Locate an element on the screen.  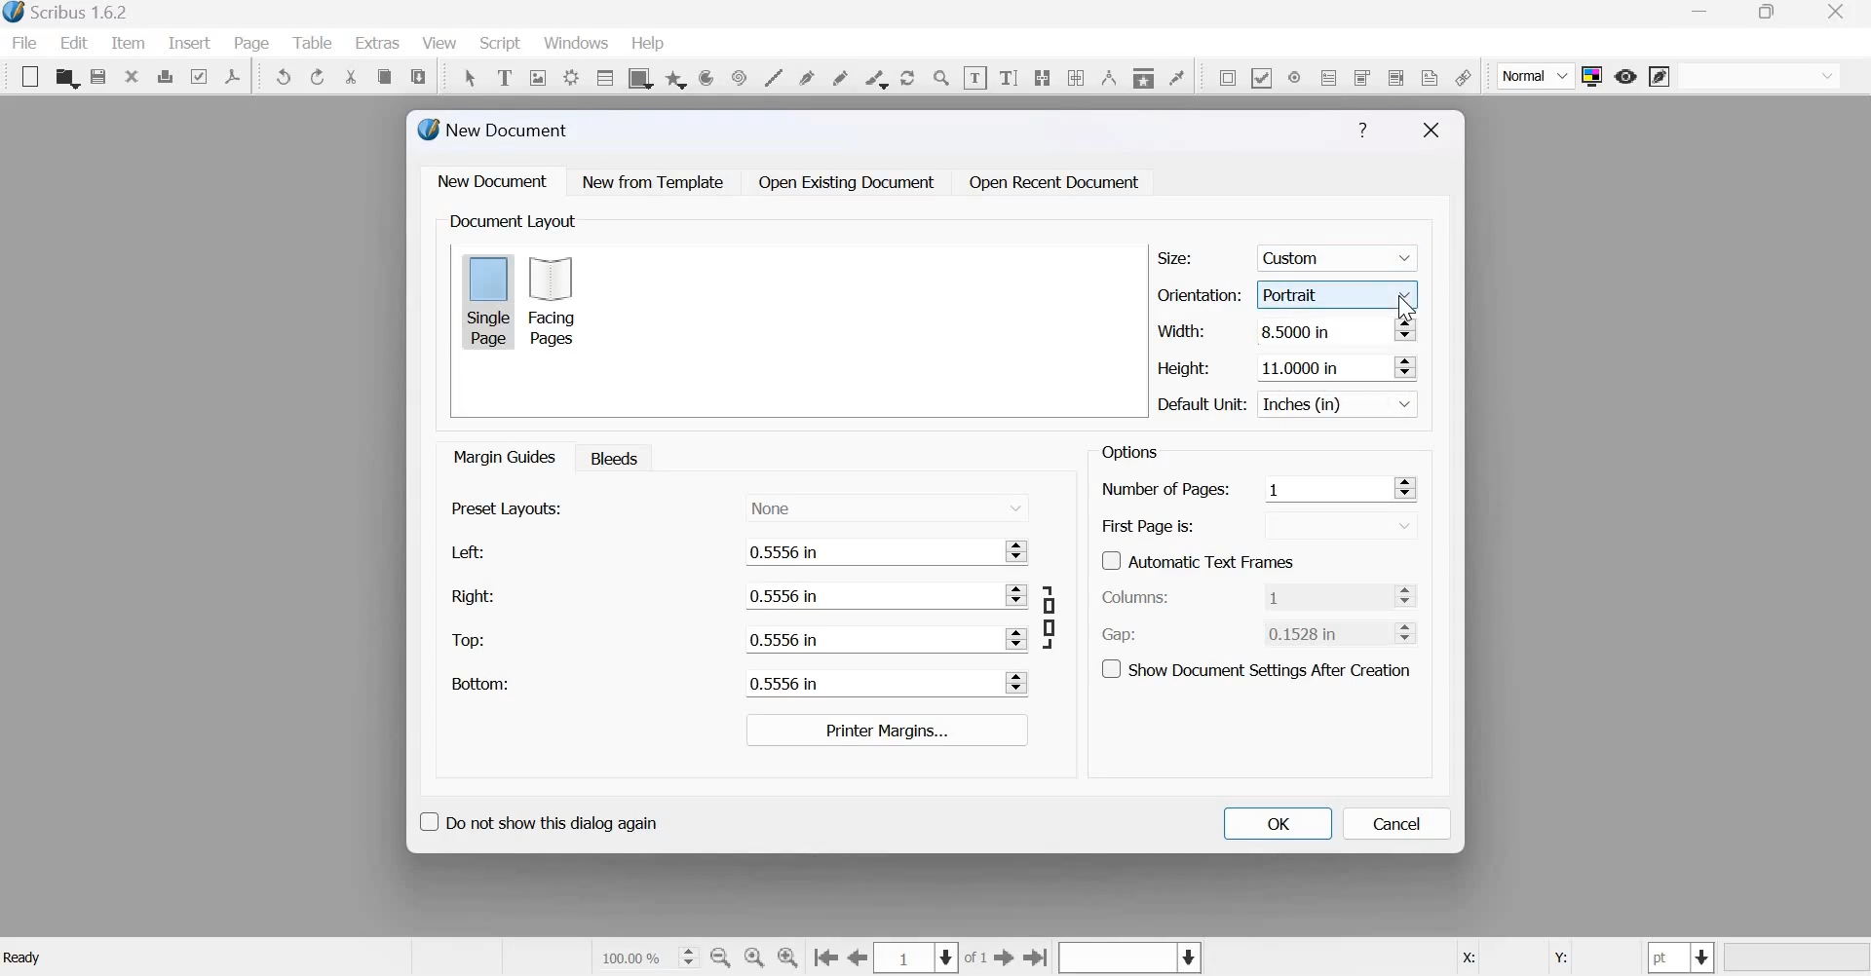
New document is located at coordinates (493, 180).